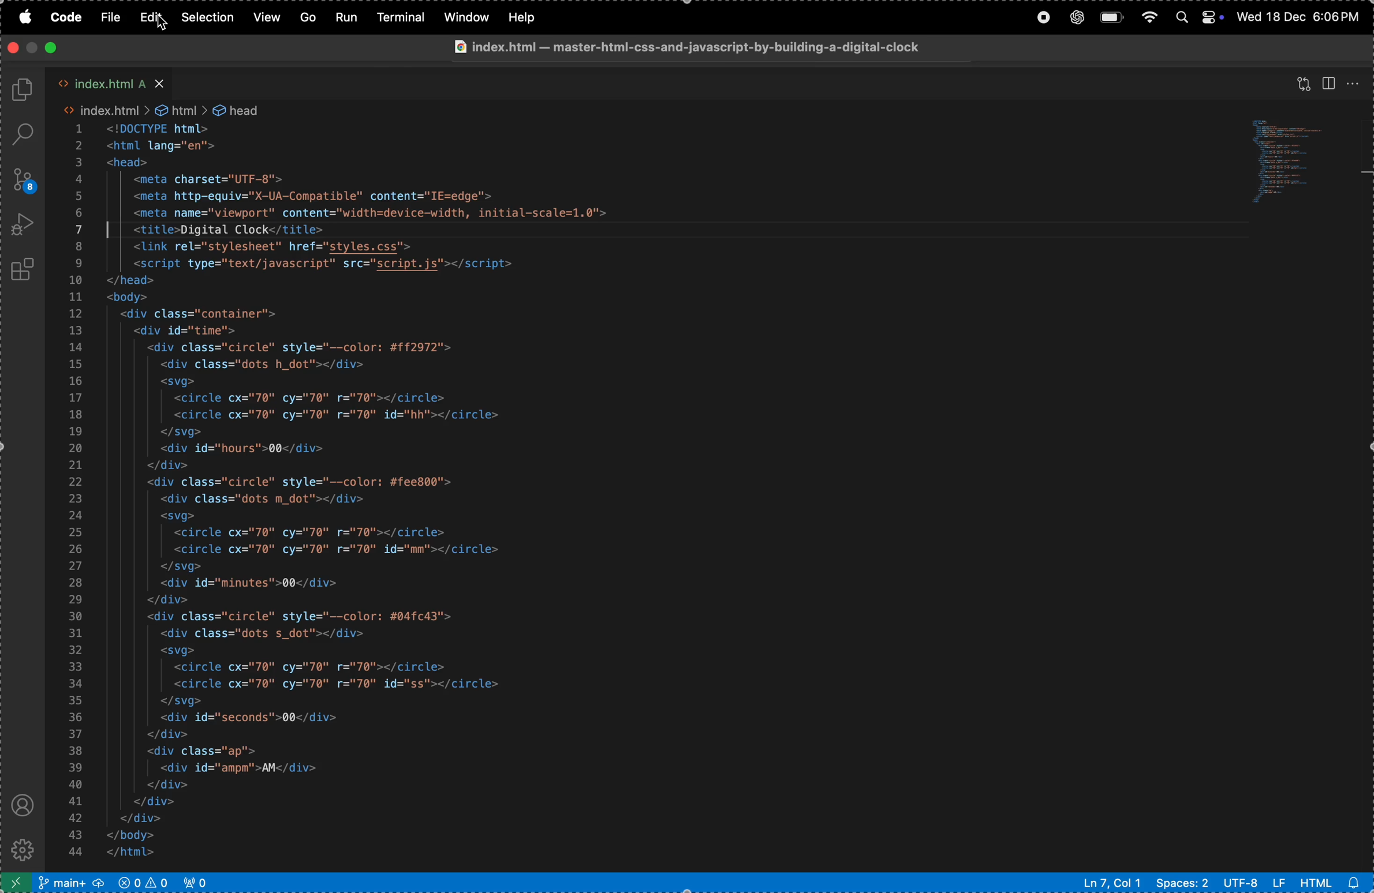 The height and width of the screenshot is (893, 1374). What do you see at coordinates (265, 18) in the screenshot?
I see `view` at bounding box center [265, 18].